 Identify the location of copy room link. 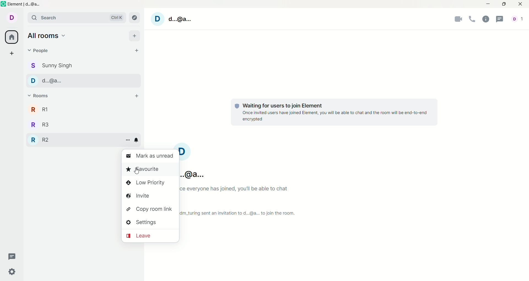
(150, 209).